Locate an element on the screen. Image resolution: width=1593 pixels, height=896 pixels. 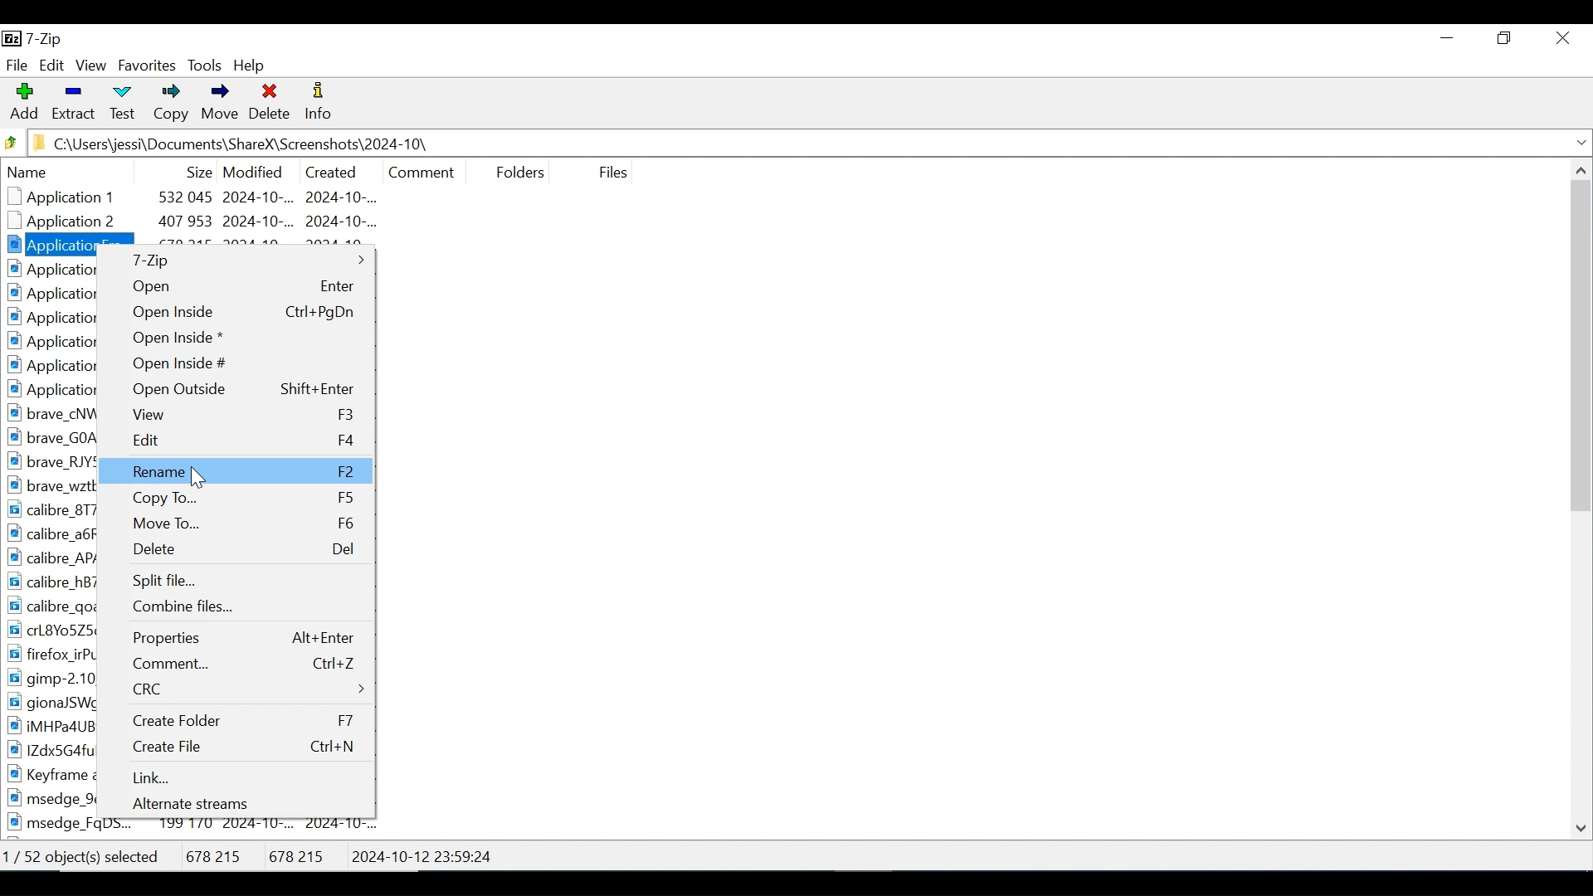
File is located at coordinates (611, 172).